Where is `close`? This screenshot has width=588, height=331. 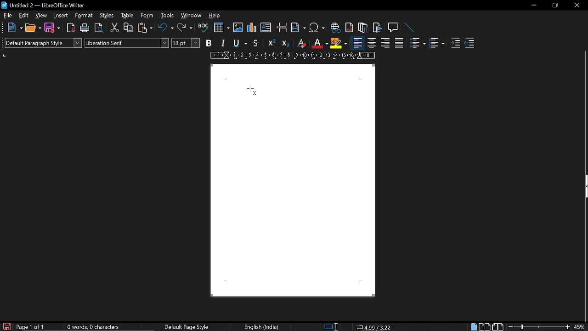
close is located at coordinates (576, 6).